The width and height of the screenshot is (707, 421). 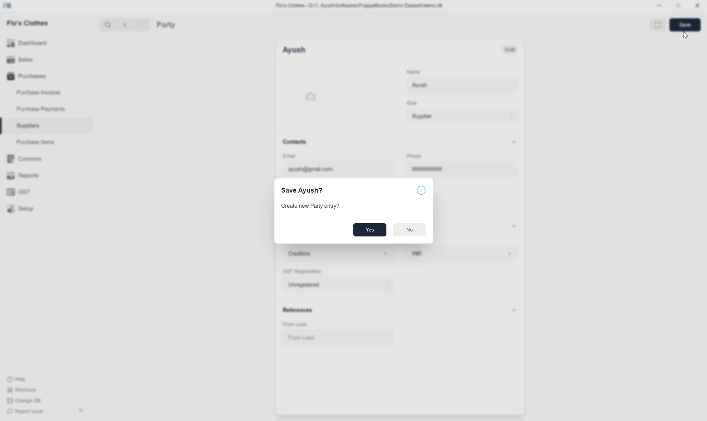 I want to click on Shortcuts, so click(x=22, y=390).